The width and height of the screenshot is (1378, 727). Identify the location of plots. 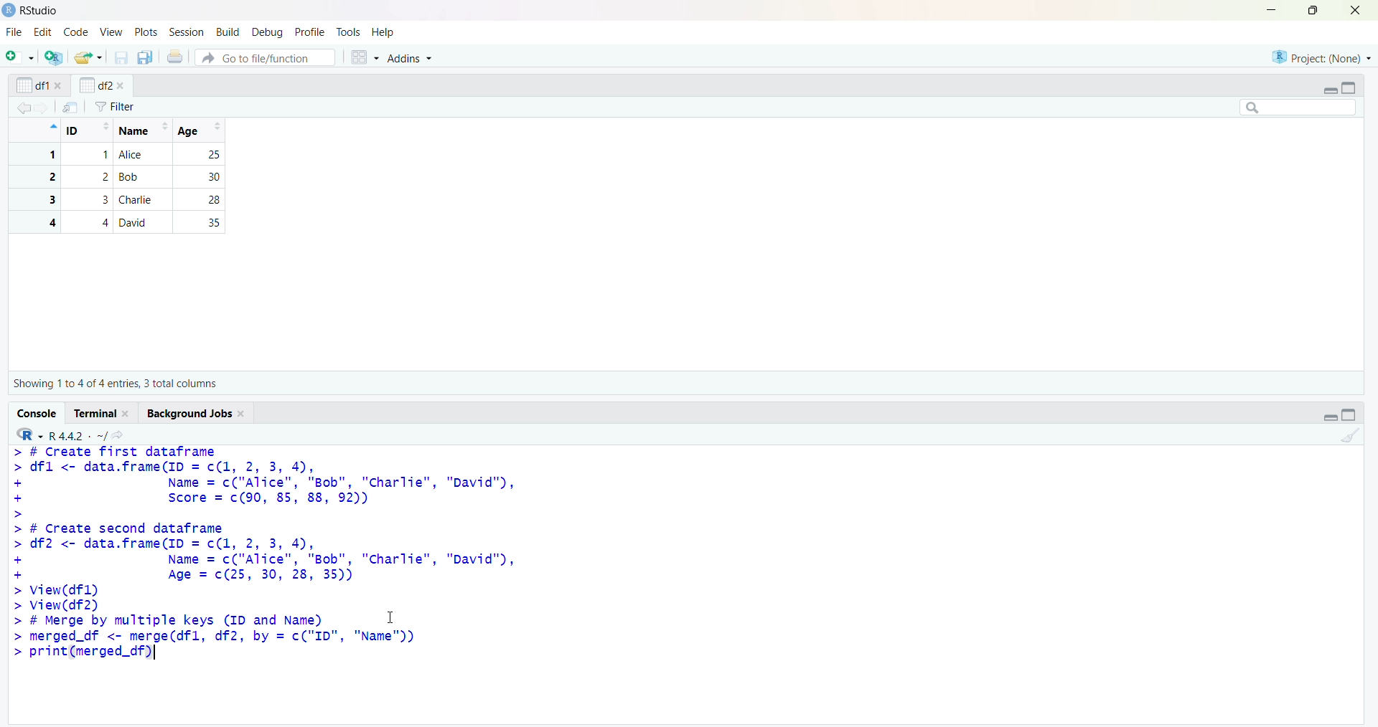
(148, 33).